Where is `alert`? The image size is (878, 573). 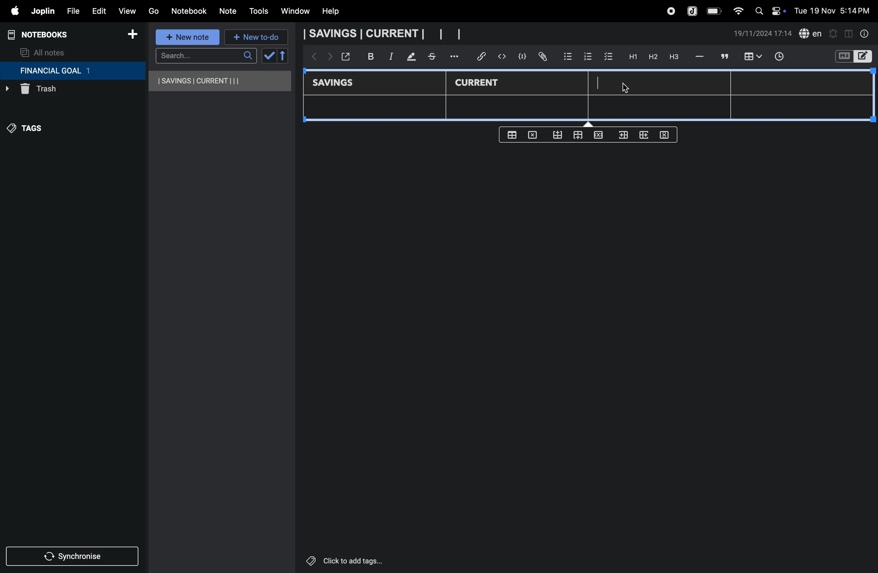
alert is located at coordinates (833, 33).